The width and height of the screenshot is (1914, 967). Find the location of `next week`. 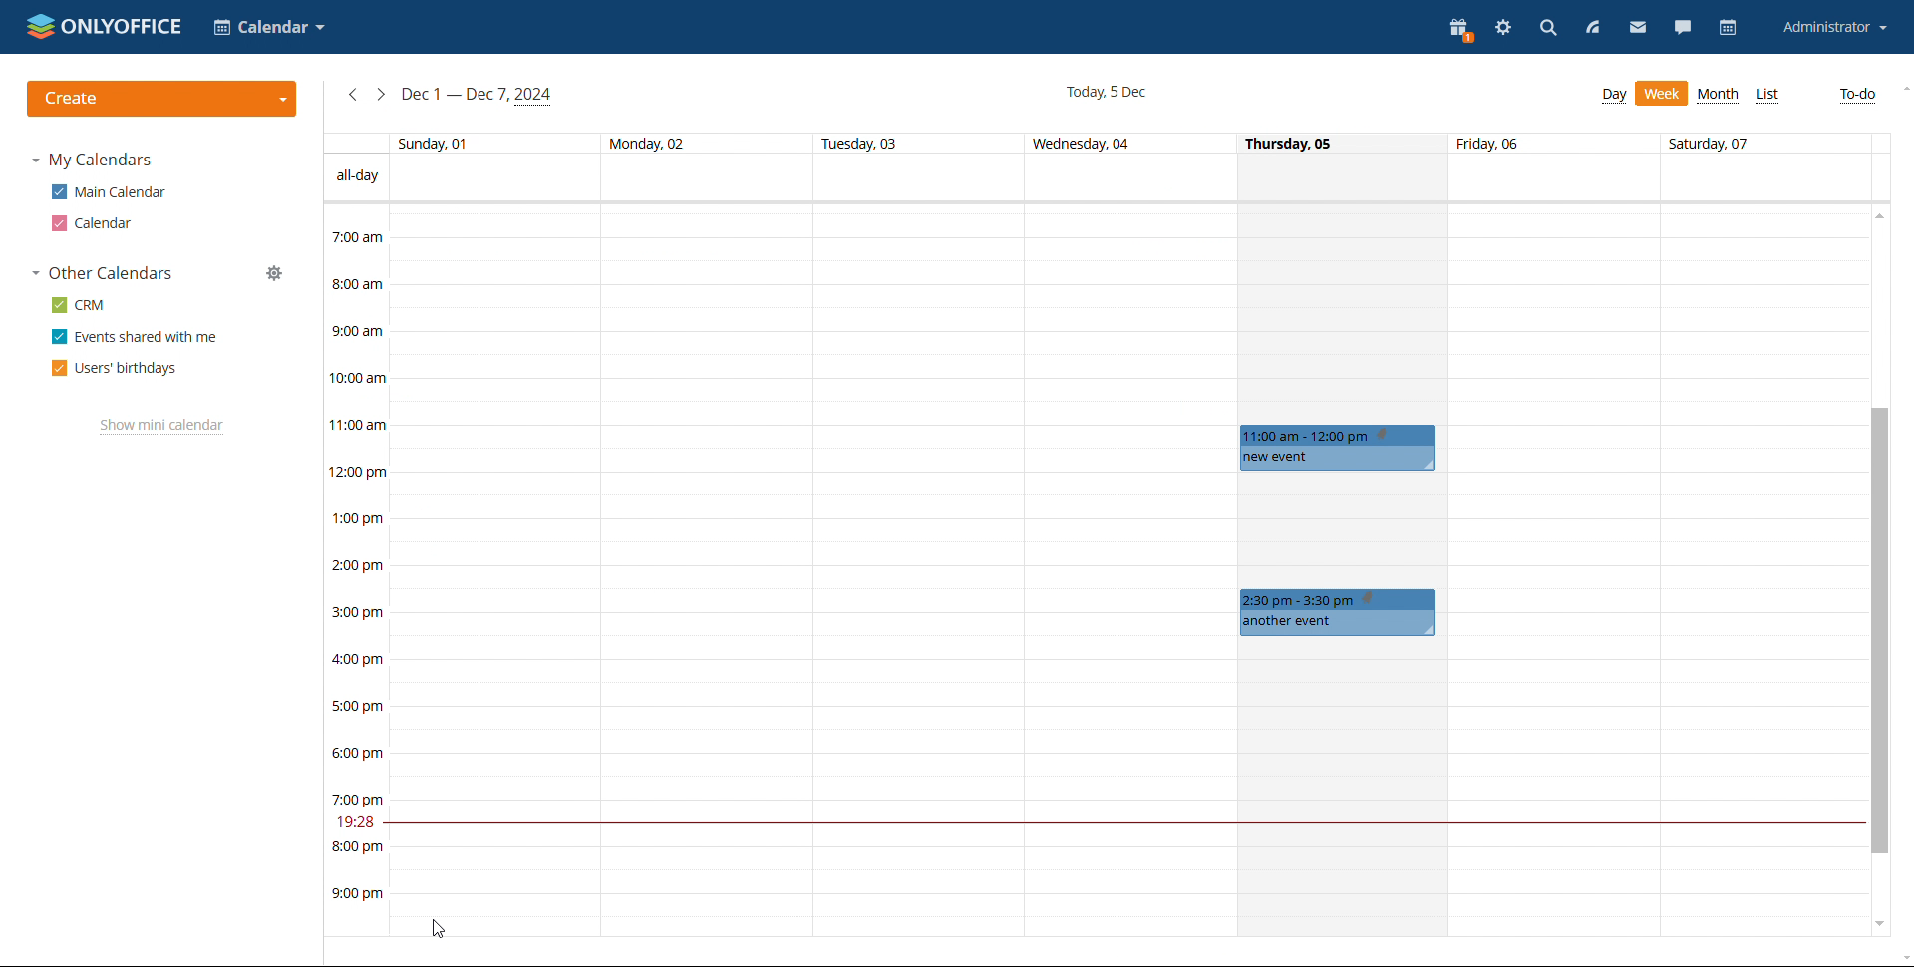

next week is located at coordinates (380, 94).